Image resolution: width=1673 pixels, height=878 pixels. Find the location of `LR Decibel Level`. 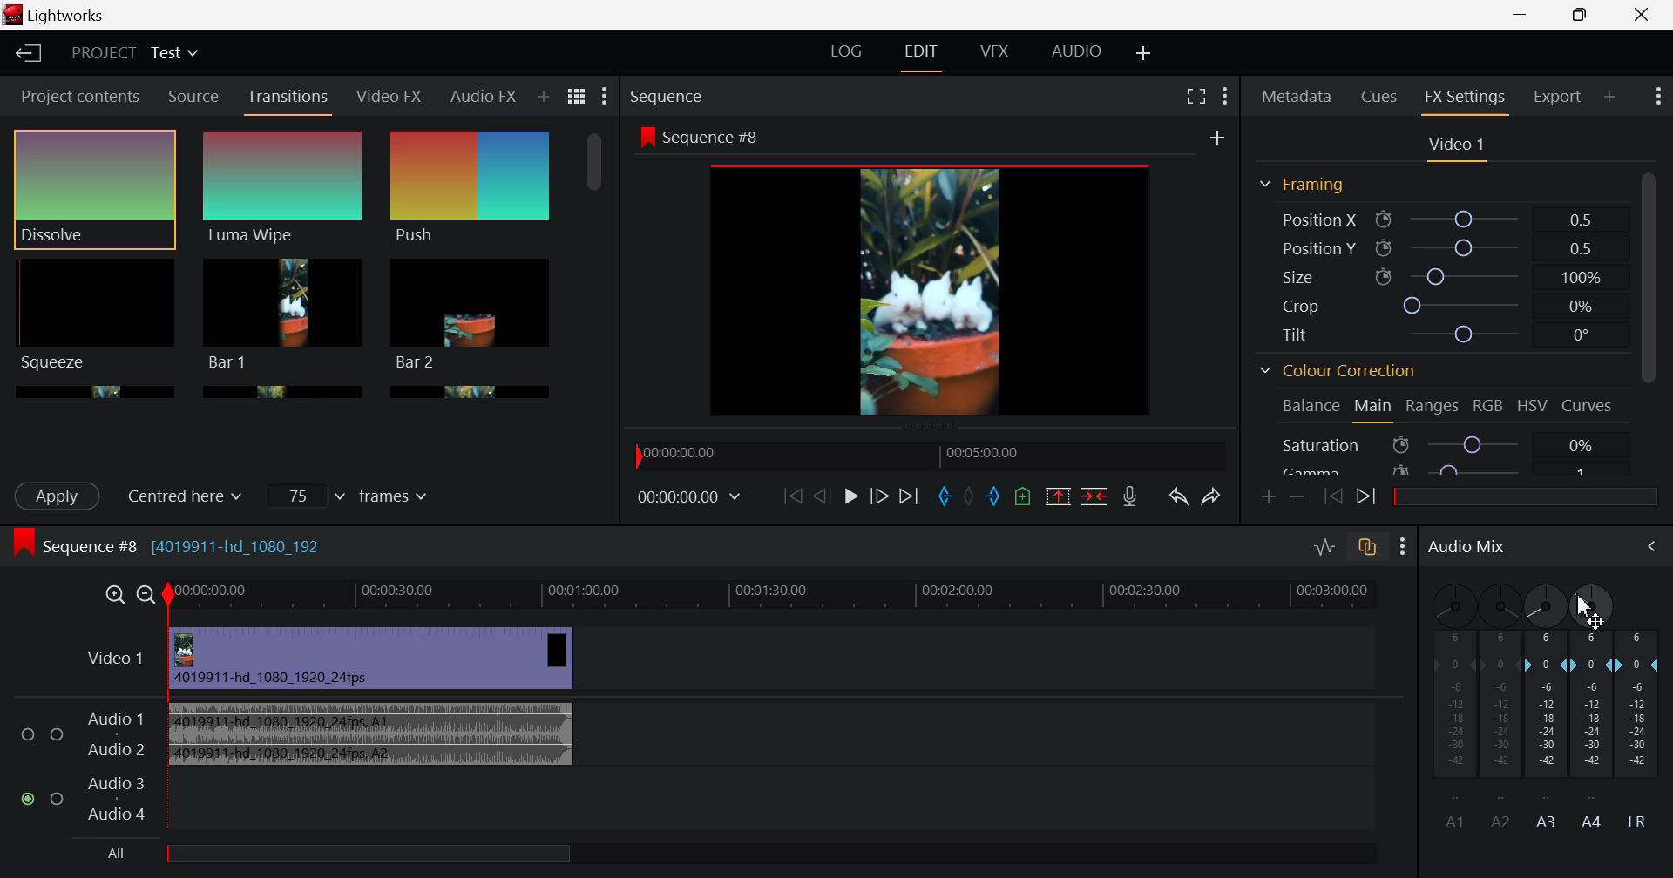

LR Decibel Level is located at coordinates (1643, 728).